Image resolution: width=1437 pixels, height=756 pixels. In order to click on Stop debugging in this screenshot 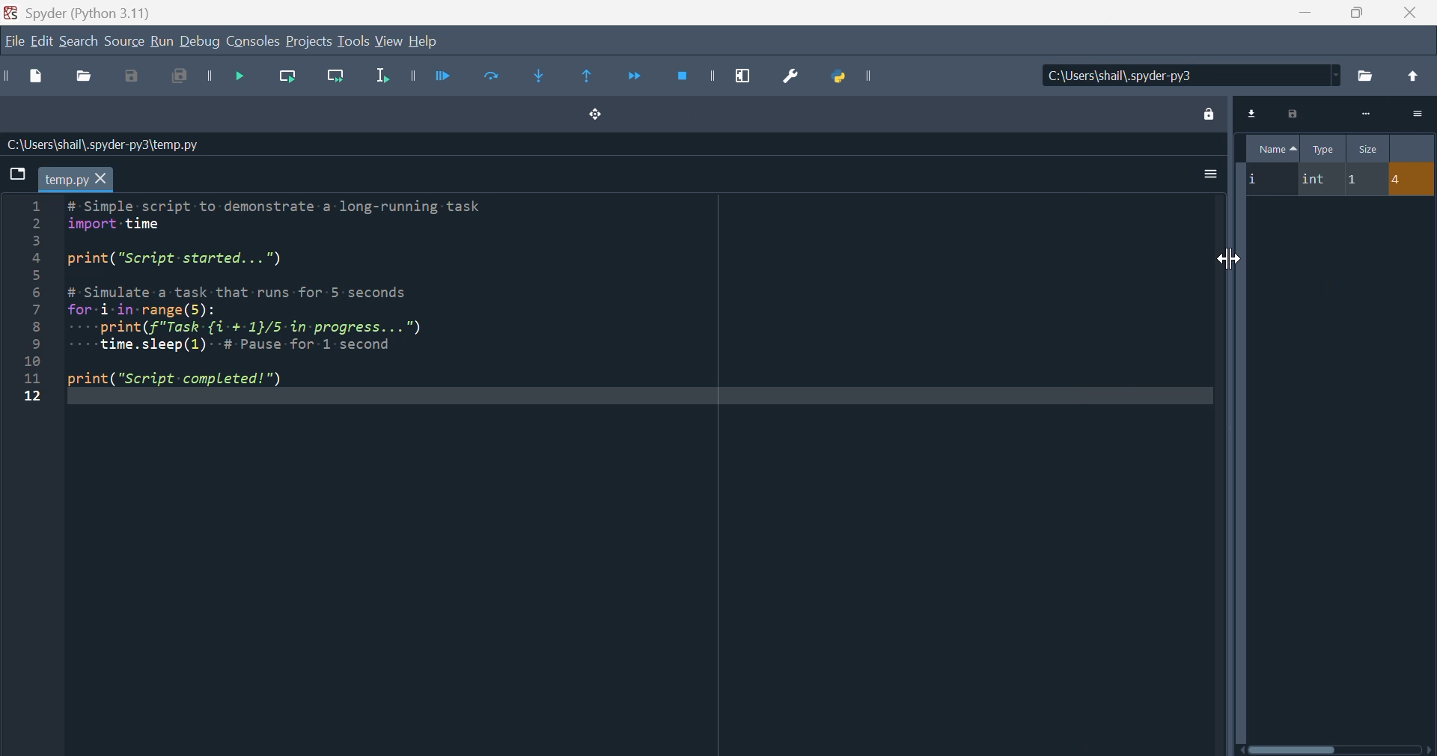, I will do `click(692, 76)`.